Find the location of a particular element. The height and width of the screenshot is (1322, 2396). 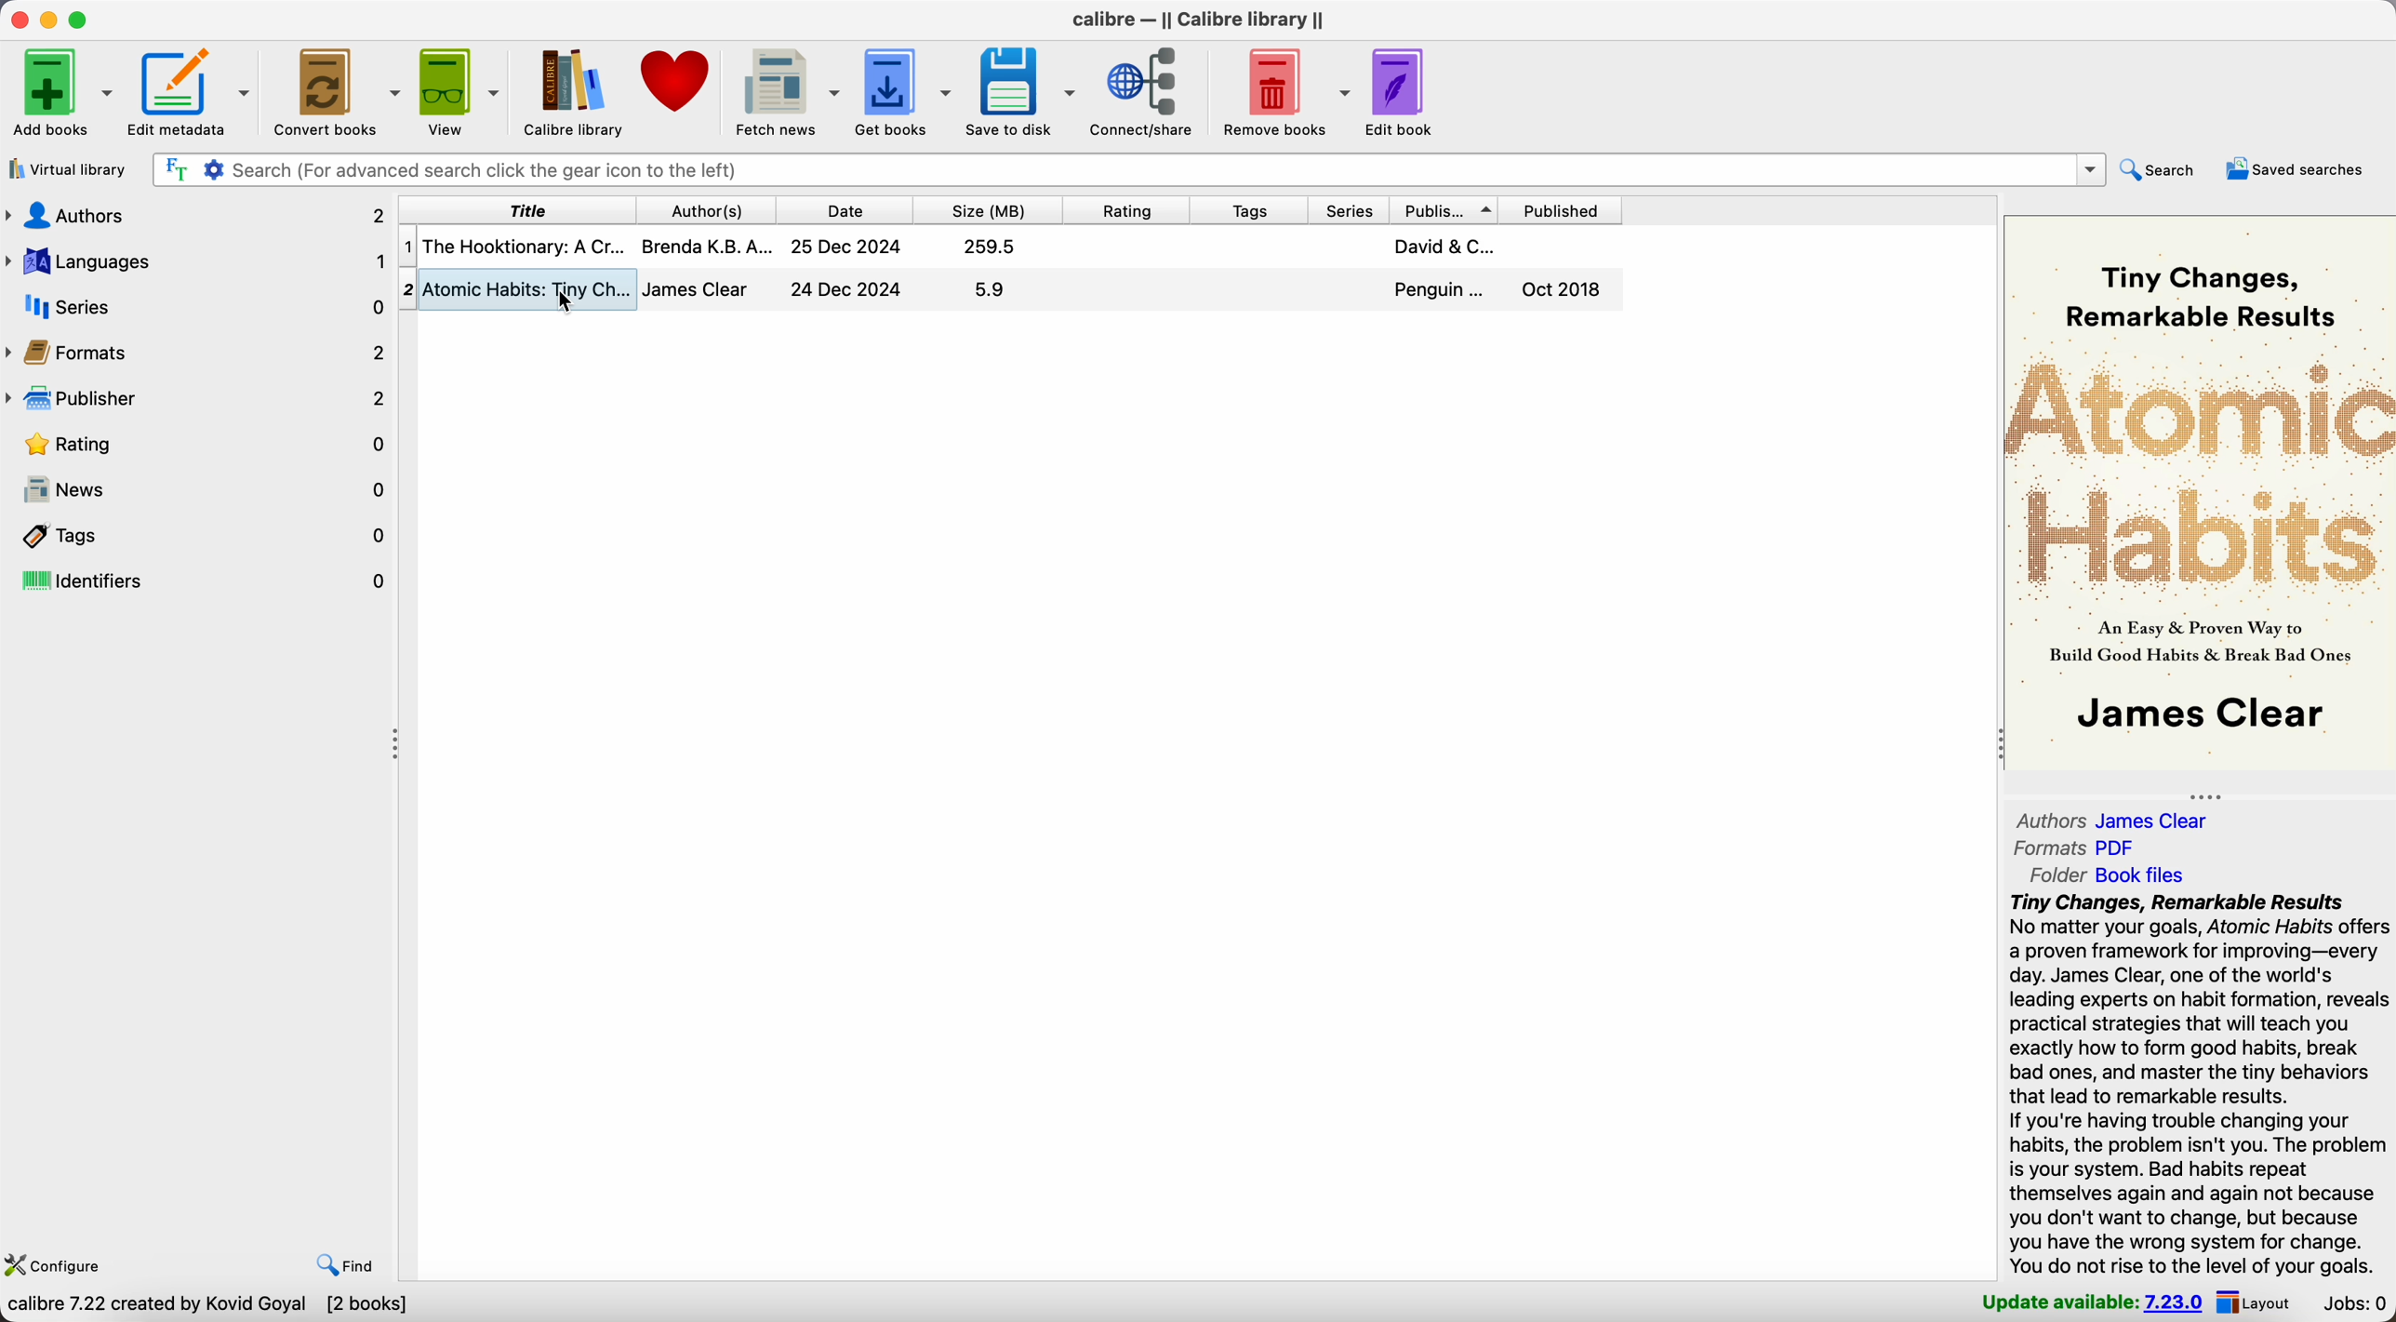

maximize Calibre is located at coordinates (83, 18).